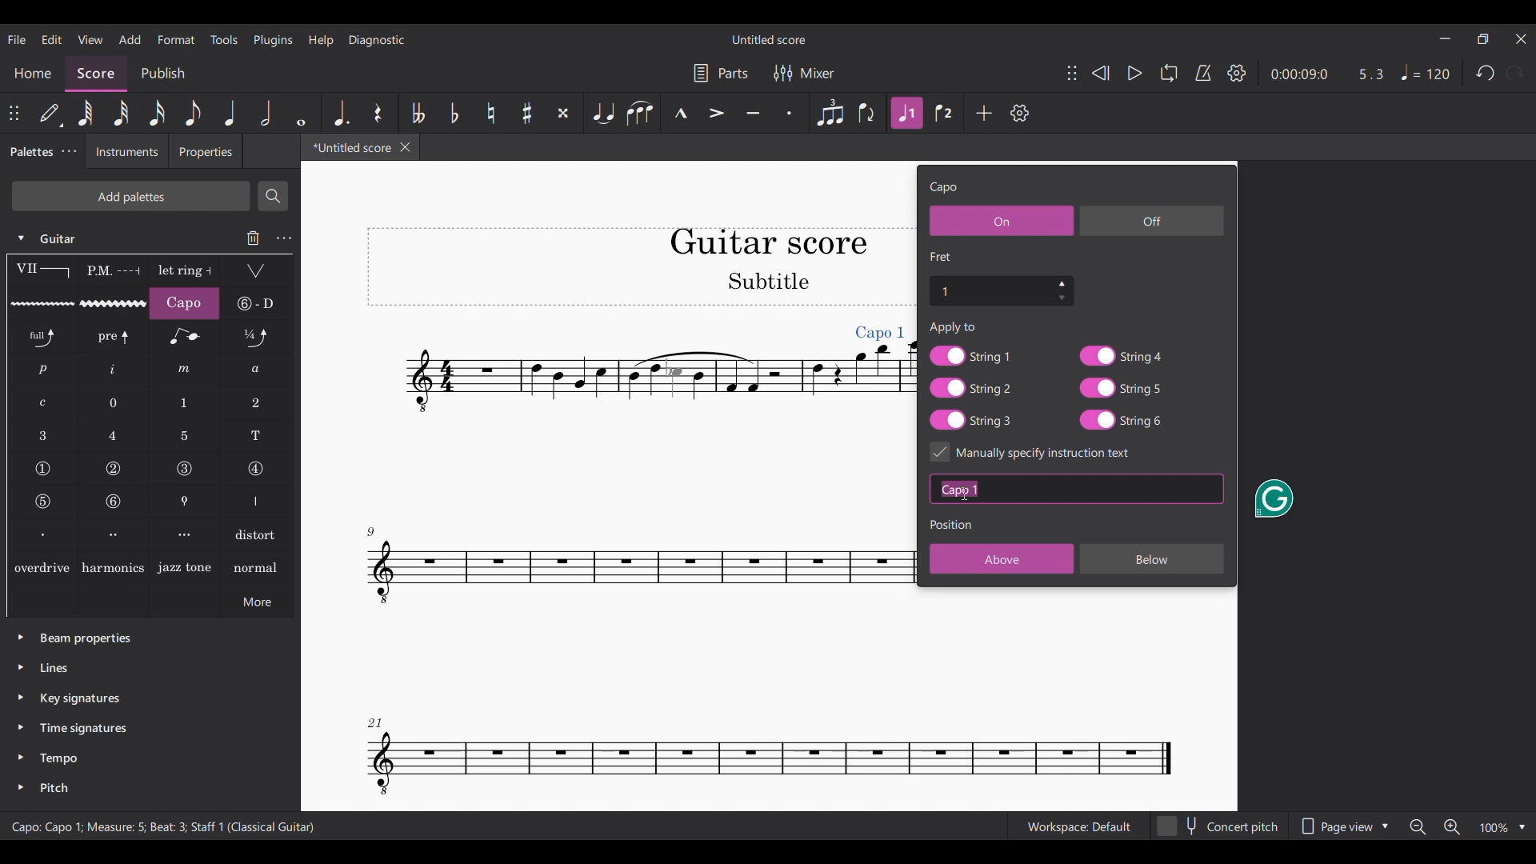 The width and height of the screenshot is (1536, 864). I want to click on Help menu, so click(321, 41).